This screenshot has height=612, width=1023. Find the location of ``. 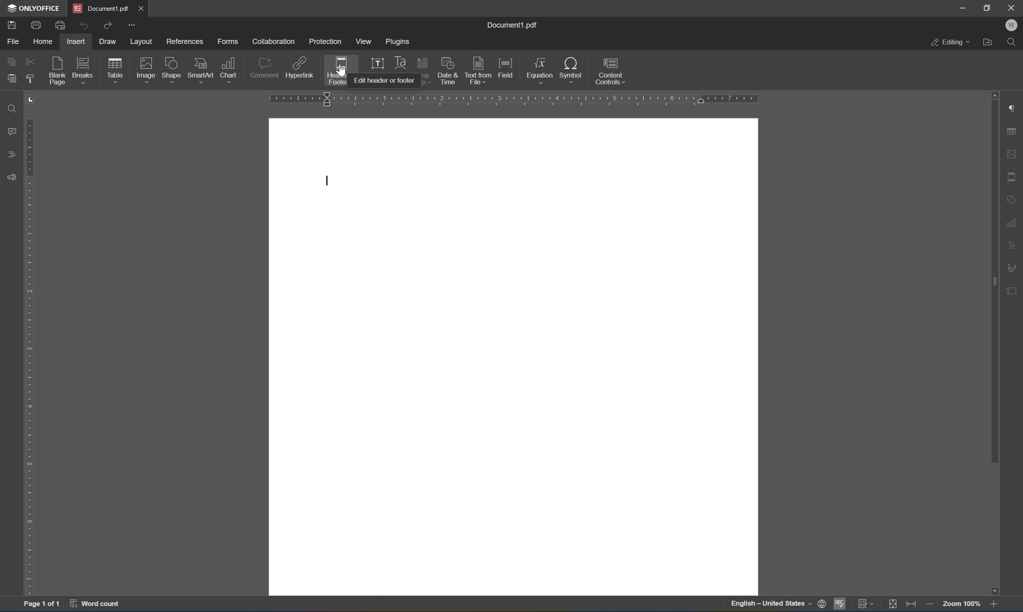

 is located at coordinates (999, 590).